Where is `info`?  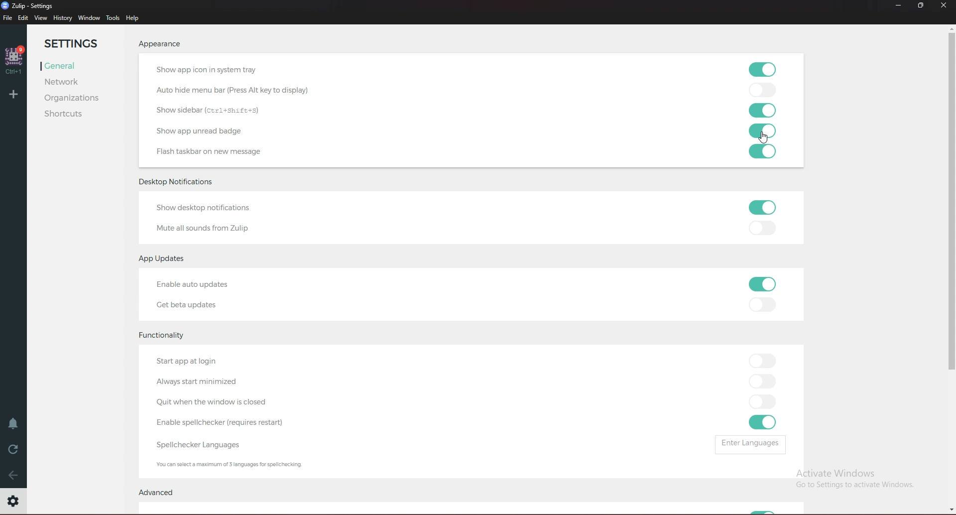 info is located at coordinates (232, 464).